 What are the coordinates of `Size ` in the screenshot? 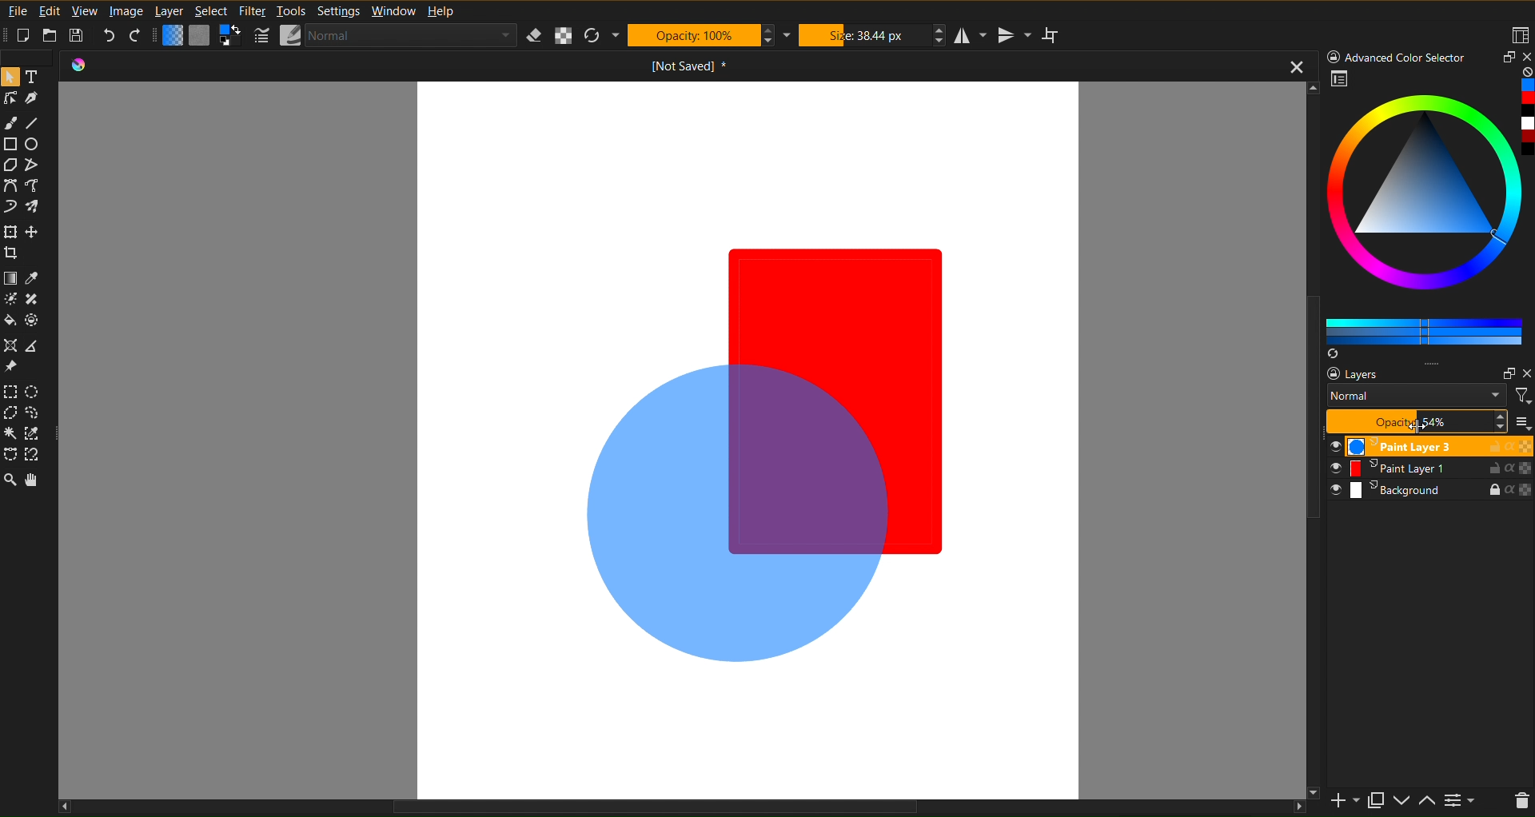 It's located at (865, 35).